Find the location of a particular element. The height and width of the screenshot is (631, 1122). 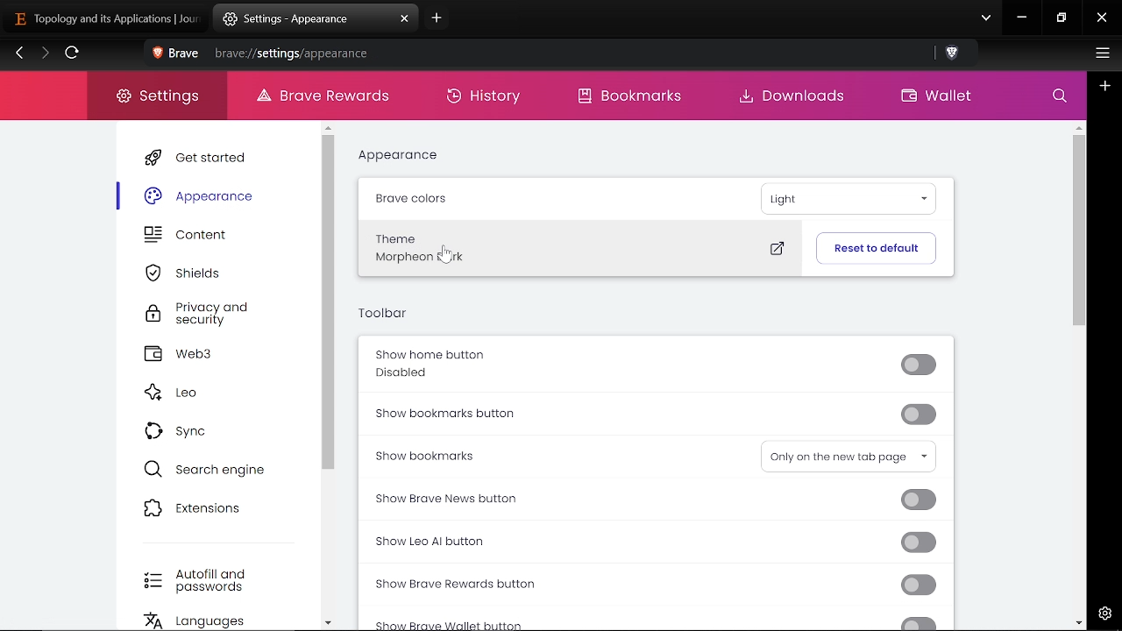

Appearance is located at coordinates (397, 155).